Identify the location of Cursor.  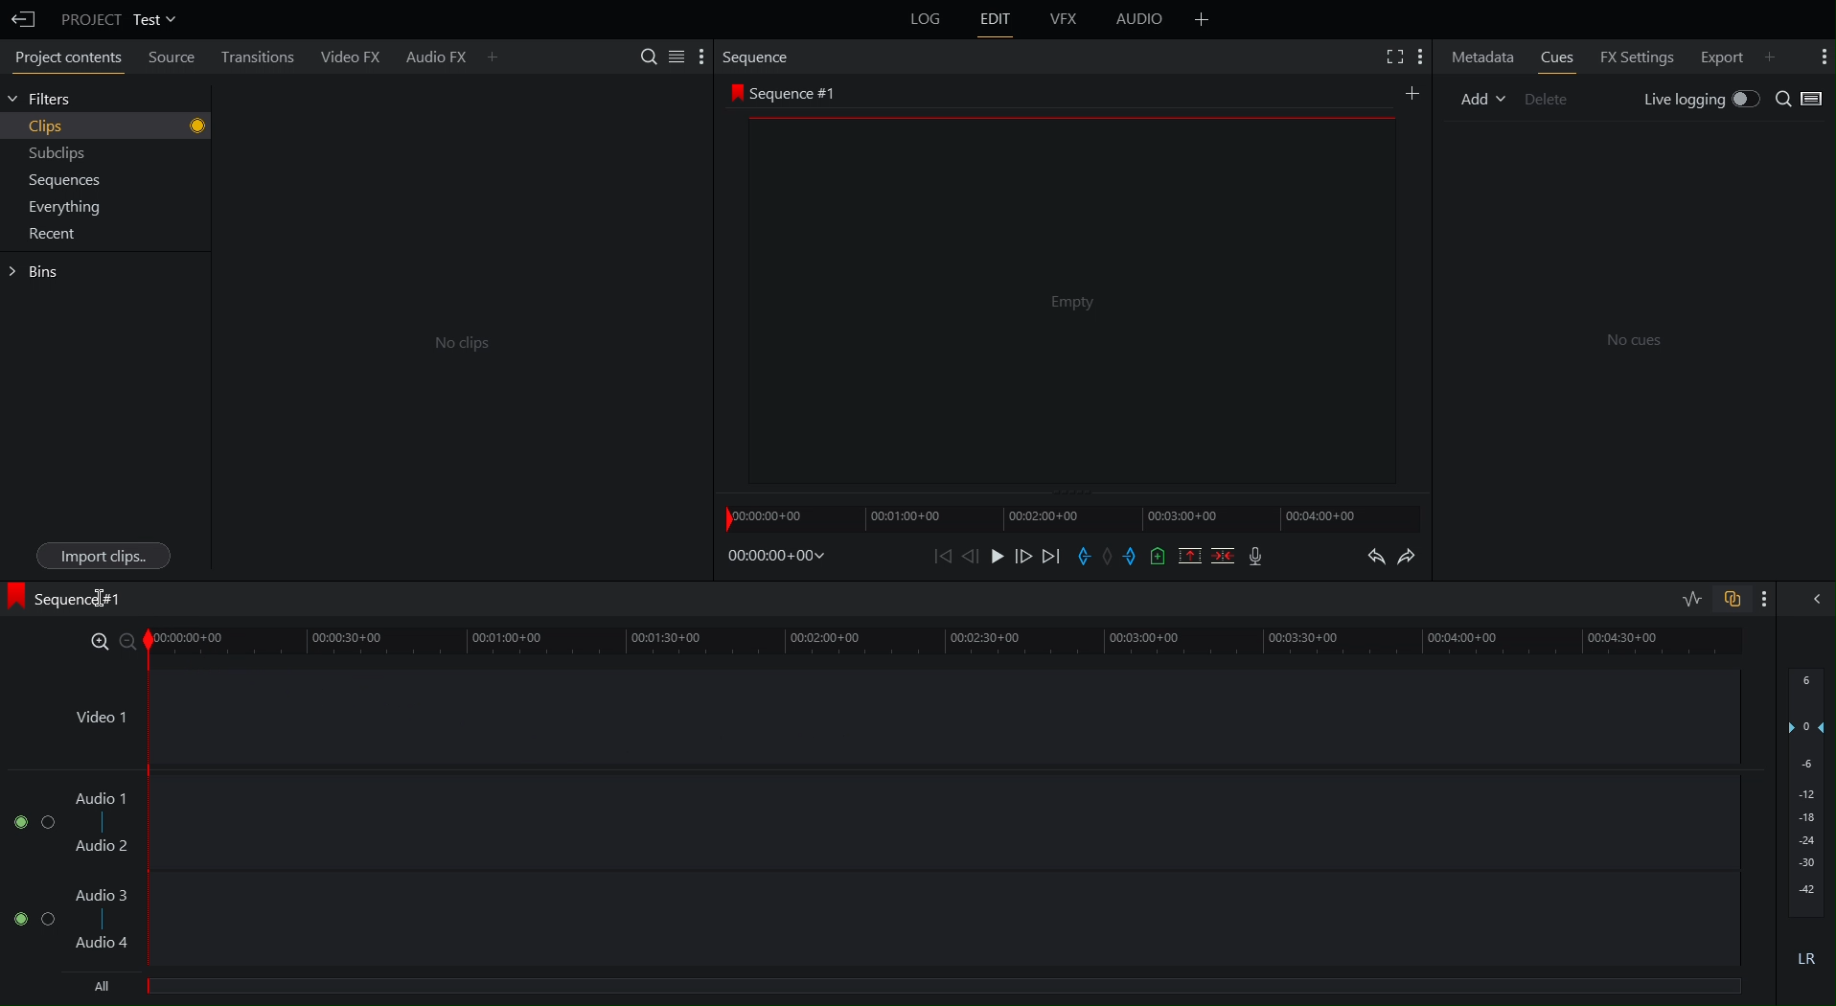
(101, 595).